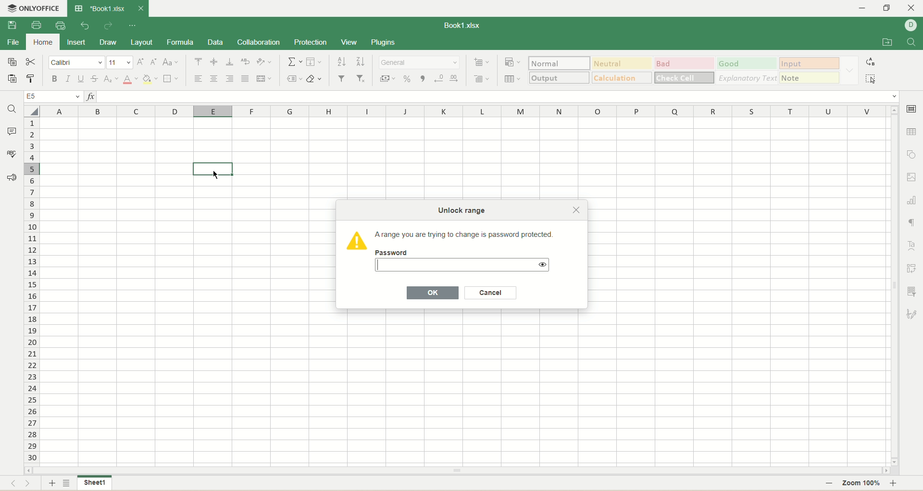  What do you see at coordinates (150, 79) in the screenshot?
I see `background color` at bounding box center [150, 79].